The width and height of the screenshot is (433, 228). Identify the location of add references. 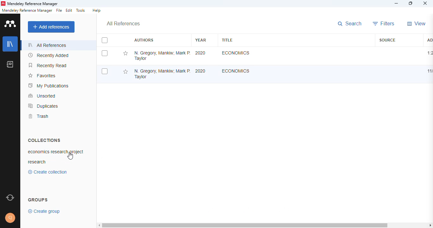
(51, 27).